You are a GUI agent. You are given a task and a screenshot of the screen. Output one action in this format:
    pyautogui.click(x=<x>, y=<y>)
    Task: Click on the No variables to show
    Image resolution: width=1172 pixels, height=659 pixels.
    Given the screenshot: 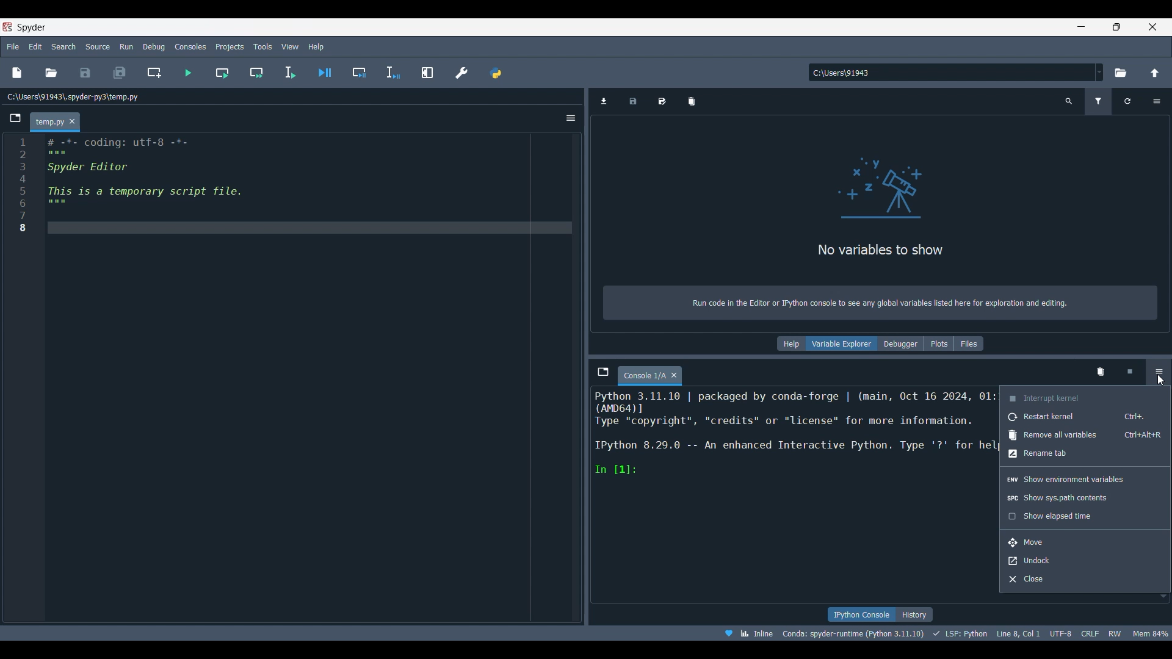 What is the action you would take?
    pyautogui.click(x=873, y=251)
    